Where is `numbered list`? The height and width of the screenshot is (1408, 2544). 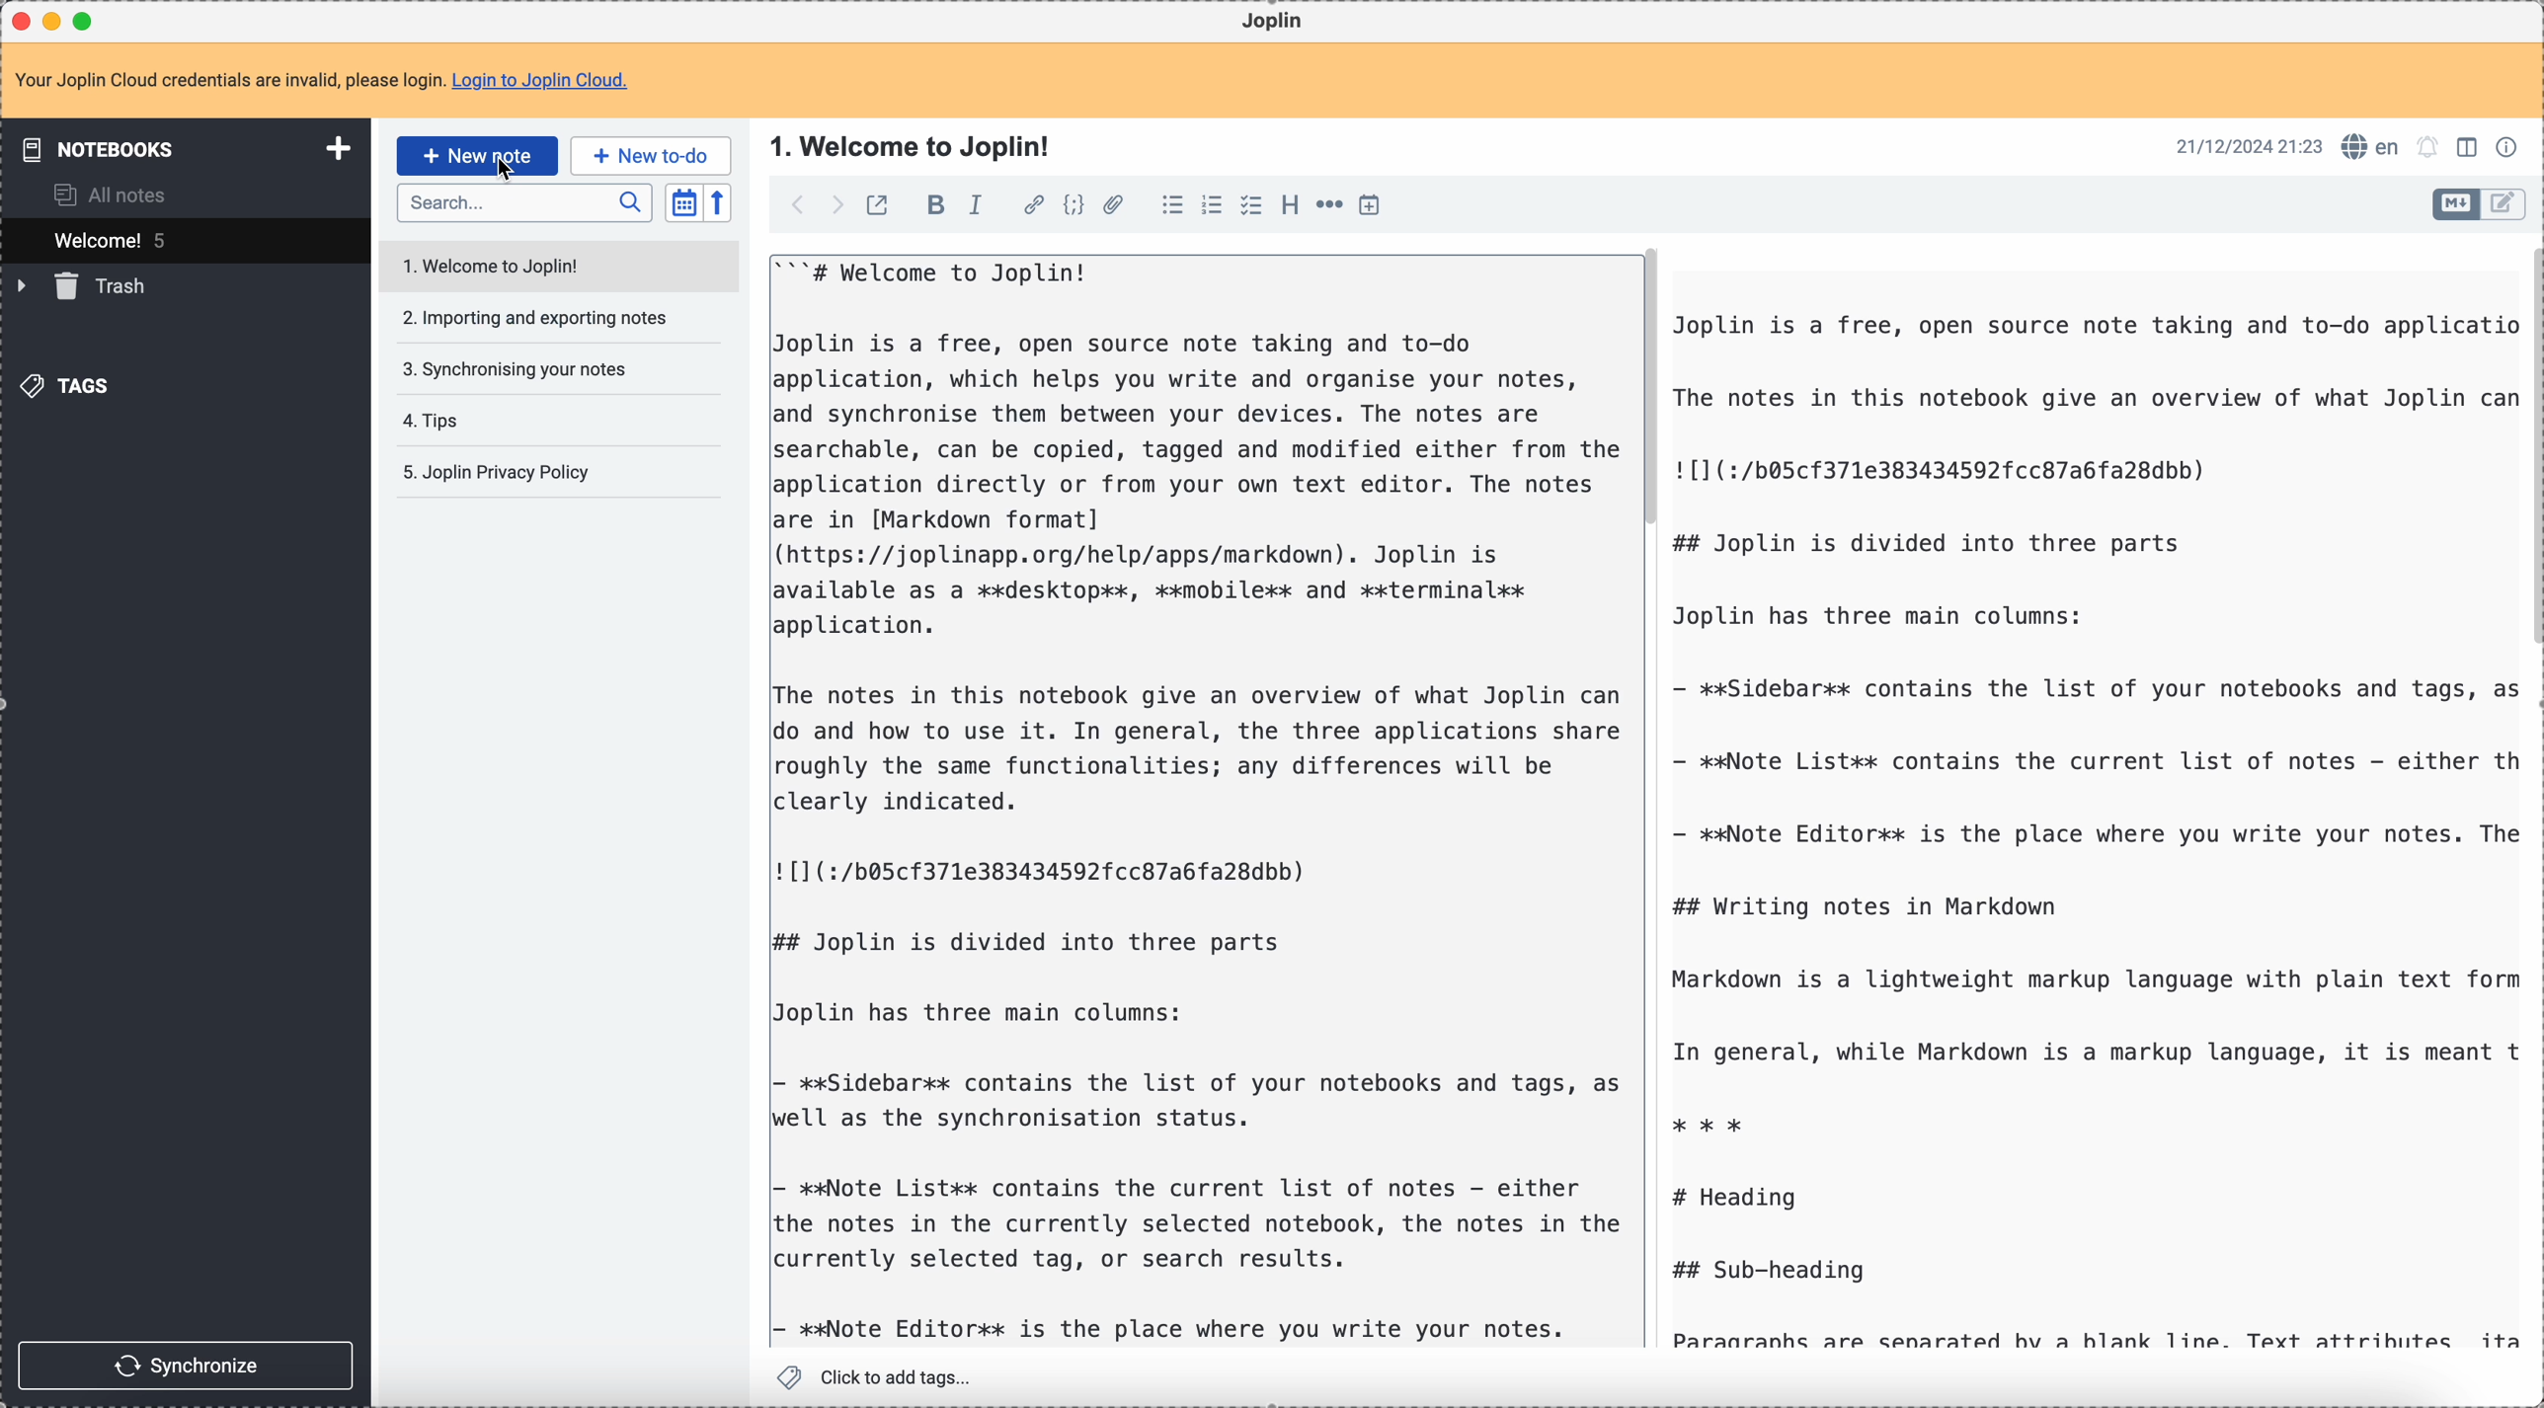
numbered list is located at coordinates (1214, 205).